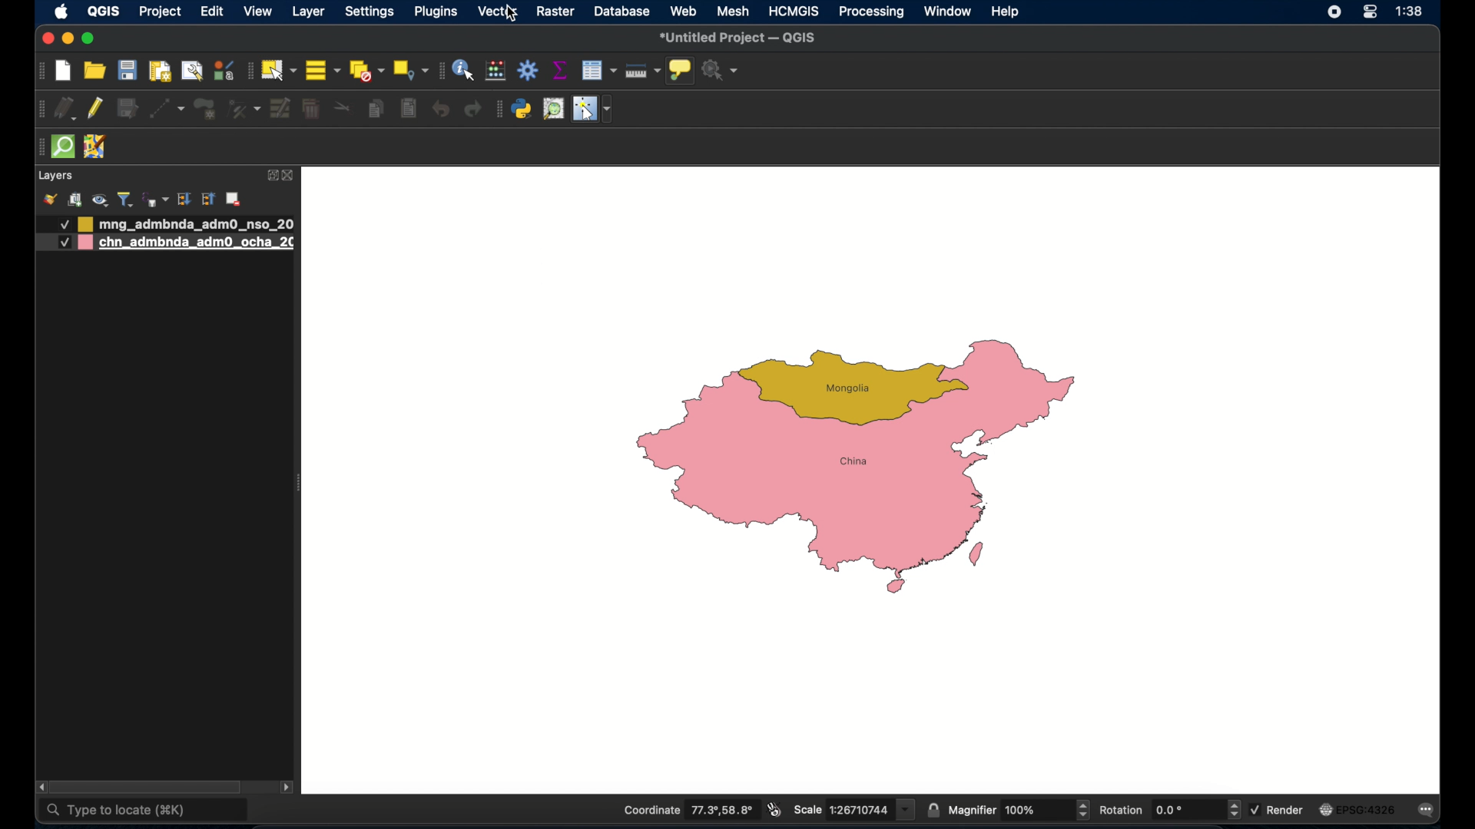  What do you see at coordinates (93, 71) in the screenshot?
I see `open project` at bounding box center [93, 71].